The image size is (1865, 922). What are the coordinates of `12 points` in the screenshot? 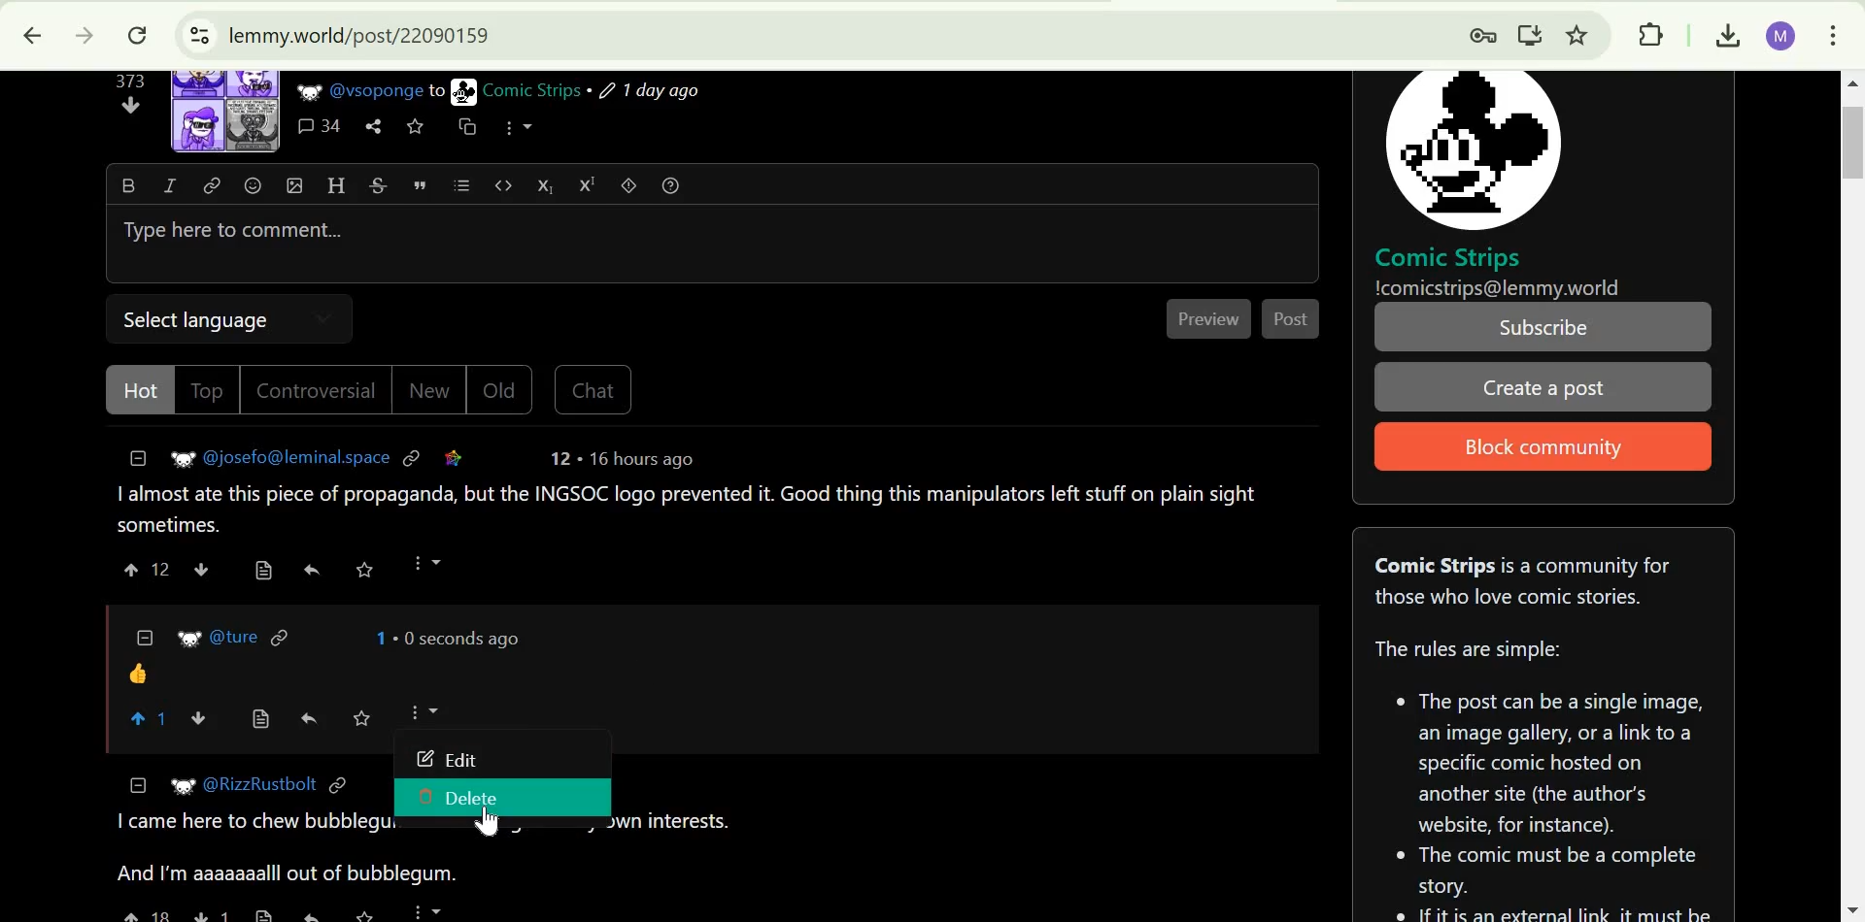 It's located at (162, 570).